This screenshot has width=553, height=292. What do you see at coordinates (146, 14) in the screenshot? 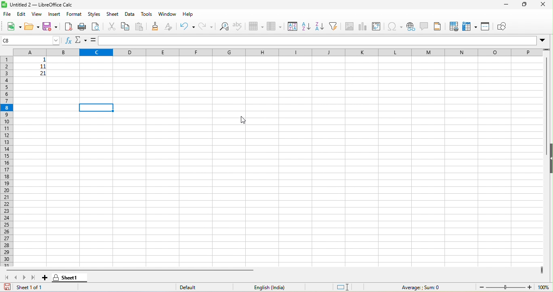
I see `tools` at bounding box center [146, 14].